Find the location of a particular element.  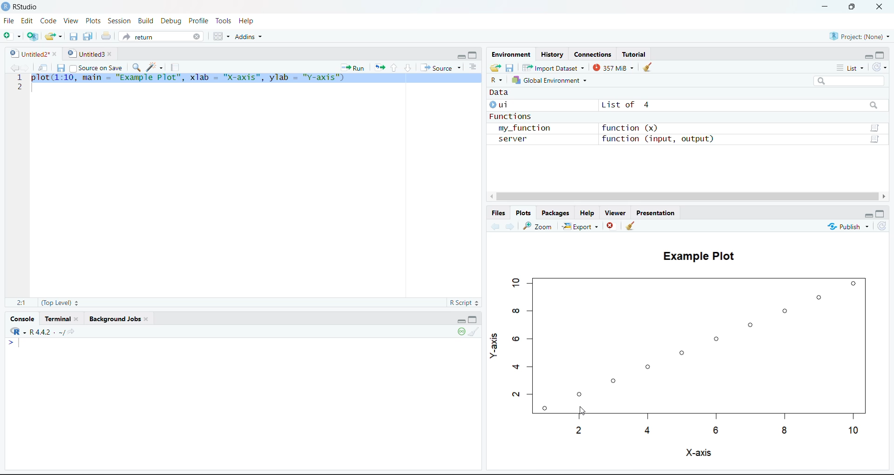

View is located at coordinates (70, 21).